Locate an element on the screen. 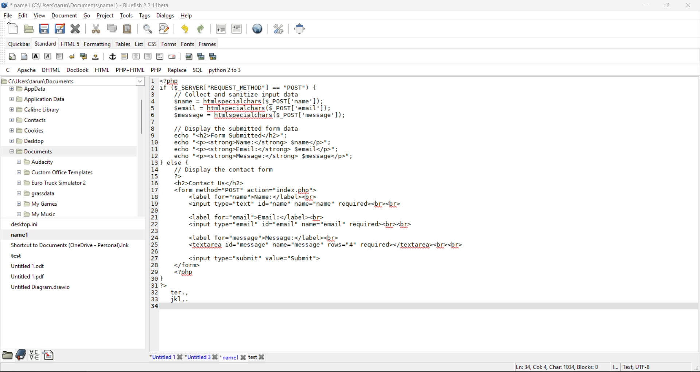  list is located at coordinates (140, 44).